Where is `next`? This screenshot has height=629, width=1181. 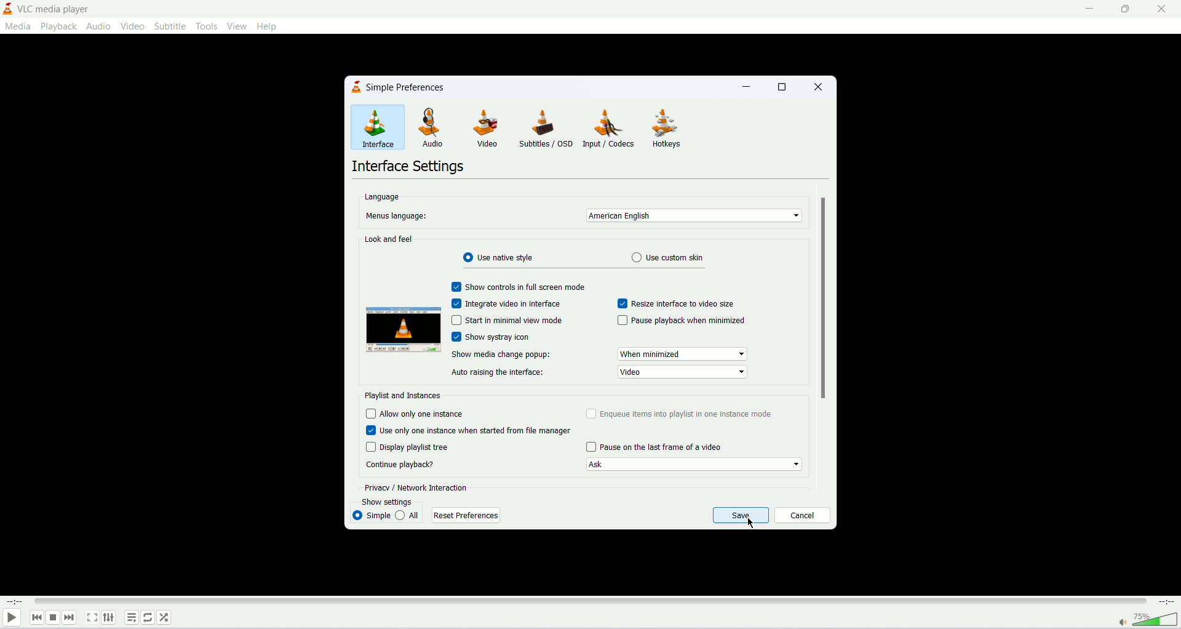 next is located at coordinates (69, 617).